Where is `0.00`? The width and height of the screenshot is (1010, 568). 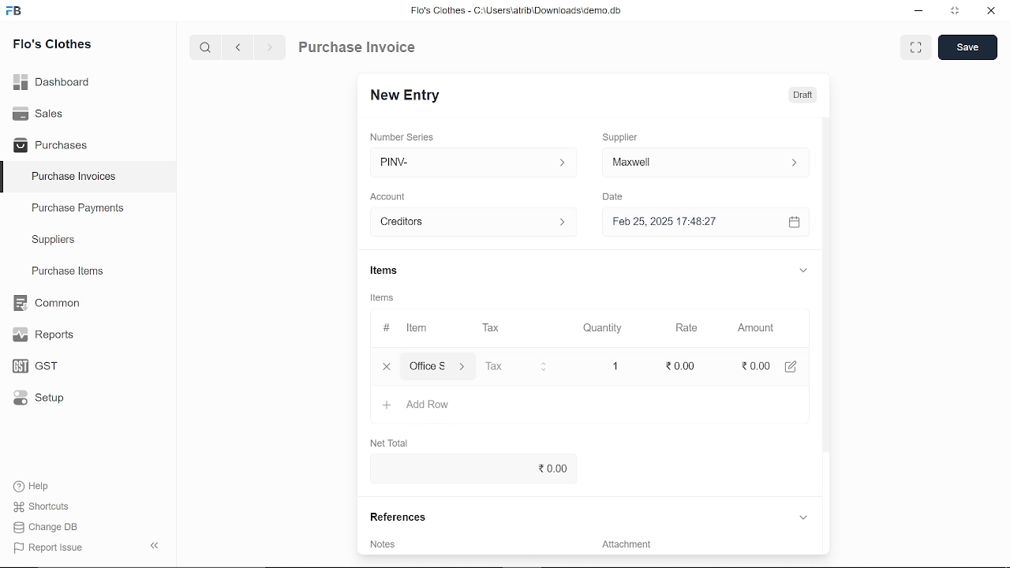
0.00 is located at coordinates (469, 469).